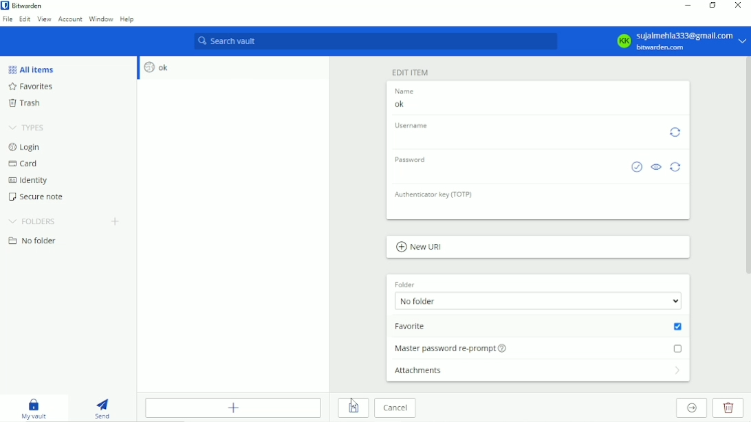 This screenshot has width=751, height=422. I want to click on Edit, so click(25, 20).